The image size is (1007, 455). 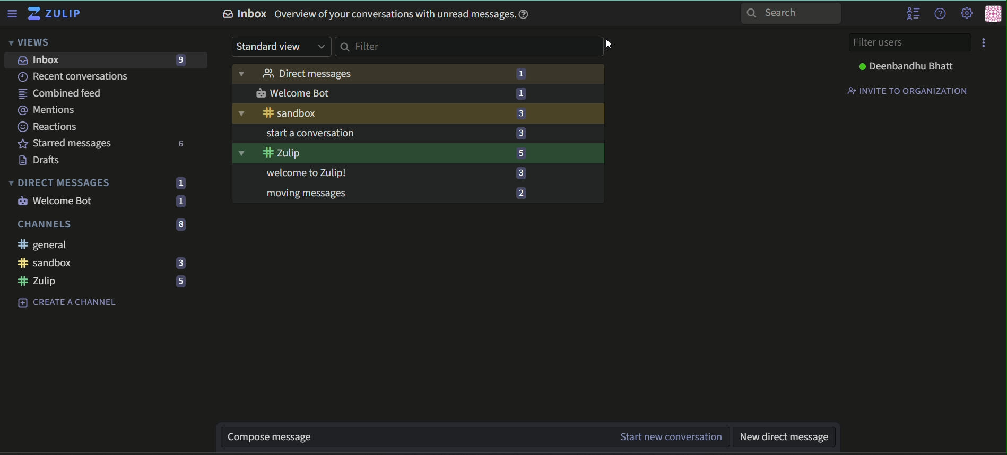 I want to click on Numbers, so click(x=178, y=262).